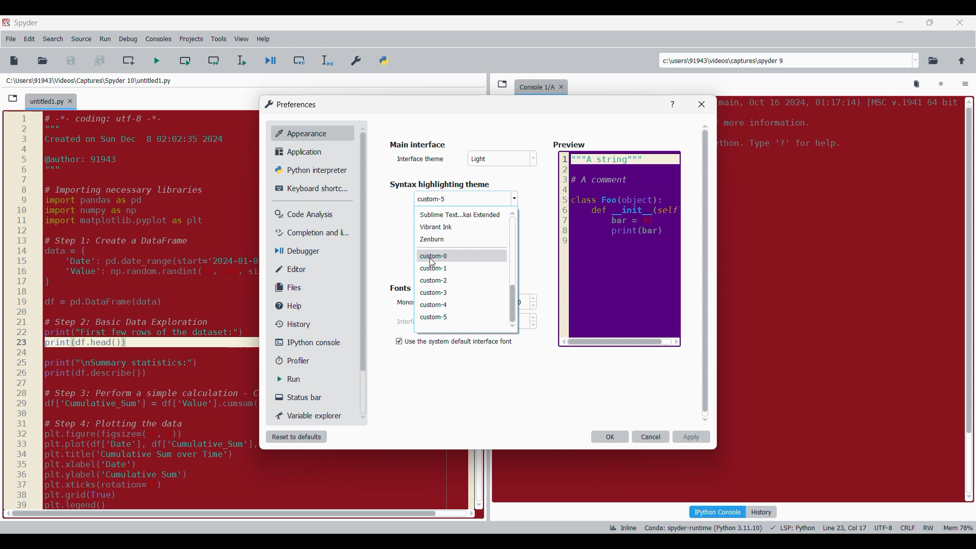 The image size is (976, 549). What do you see at coordinates (129, 60) in the screenshot?
I see `Create new cell at current line` at bounding box center [129, 60].